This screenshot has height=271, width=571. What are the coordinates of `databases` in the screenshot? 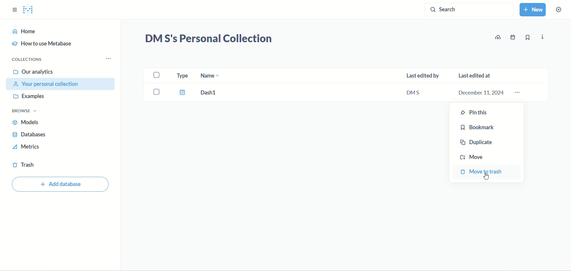 It's located at (30, 135).